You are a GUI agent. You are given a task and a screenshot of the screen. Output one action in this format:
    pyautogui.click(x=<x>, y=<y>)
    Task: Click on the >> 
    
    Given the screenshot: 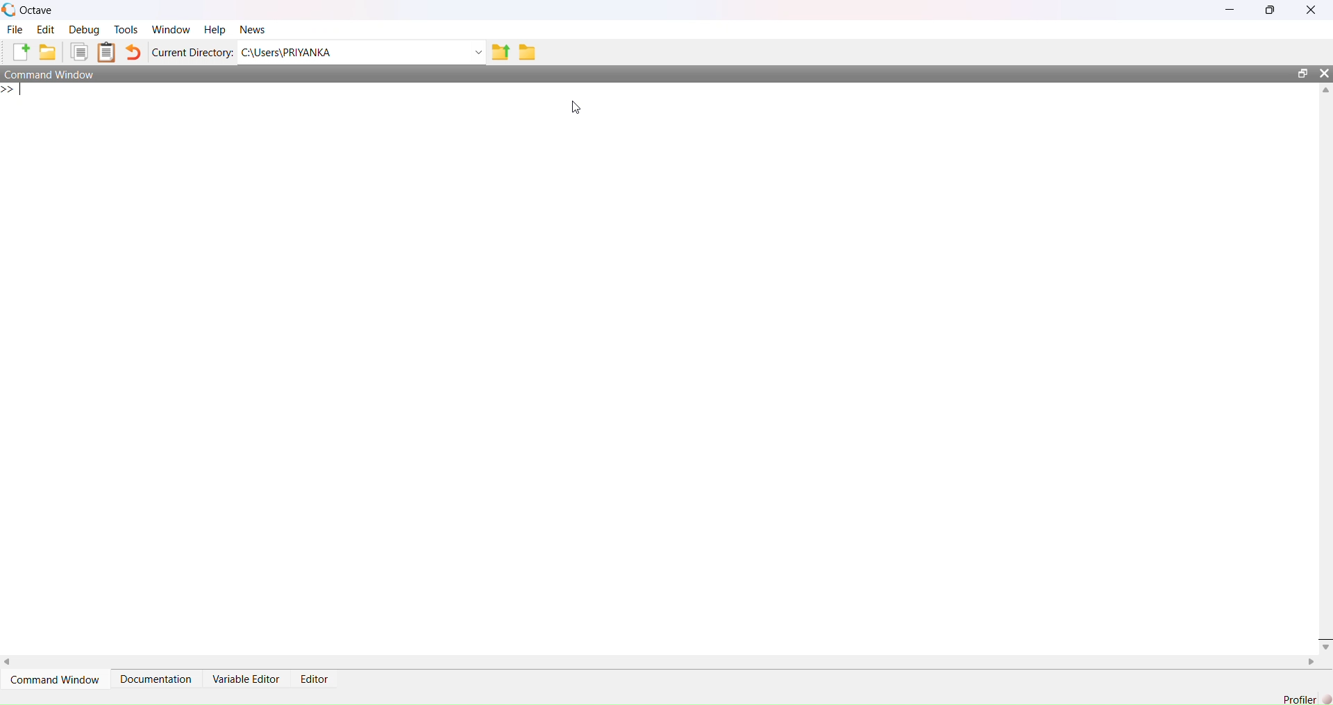 What is the action you would take?
    pyautogui.click(x=12, y=90)
    